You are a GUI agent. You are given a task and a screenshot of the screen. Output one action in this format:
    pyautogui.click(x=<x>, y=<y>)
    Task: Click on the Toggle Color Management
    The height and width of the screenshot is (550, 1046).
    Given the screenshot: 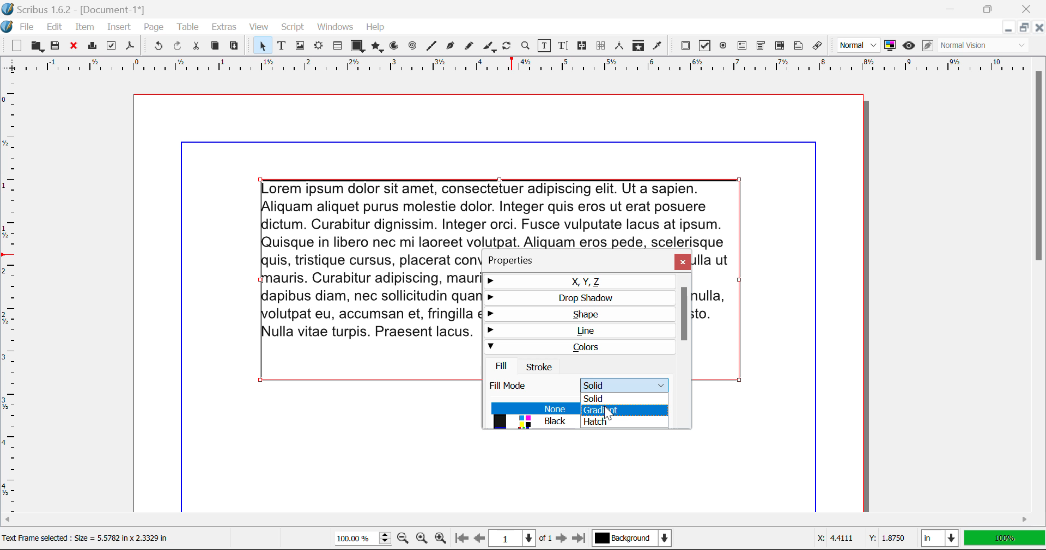 What is the action you would take?
    pyautogui.click(x=890, y=46)
    